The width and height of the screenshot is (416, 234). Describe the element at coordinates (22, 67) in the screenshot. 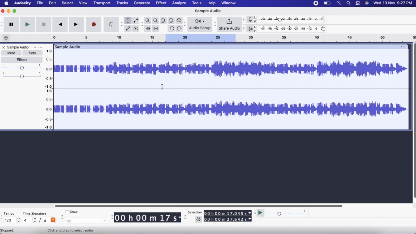

I see `Gain Slider` at that location.